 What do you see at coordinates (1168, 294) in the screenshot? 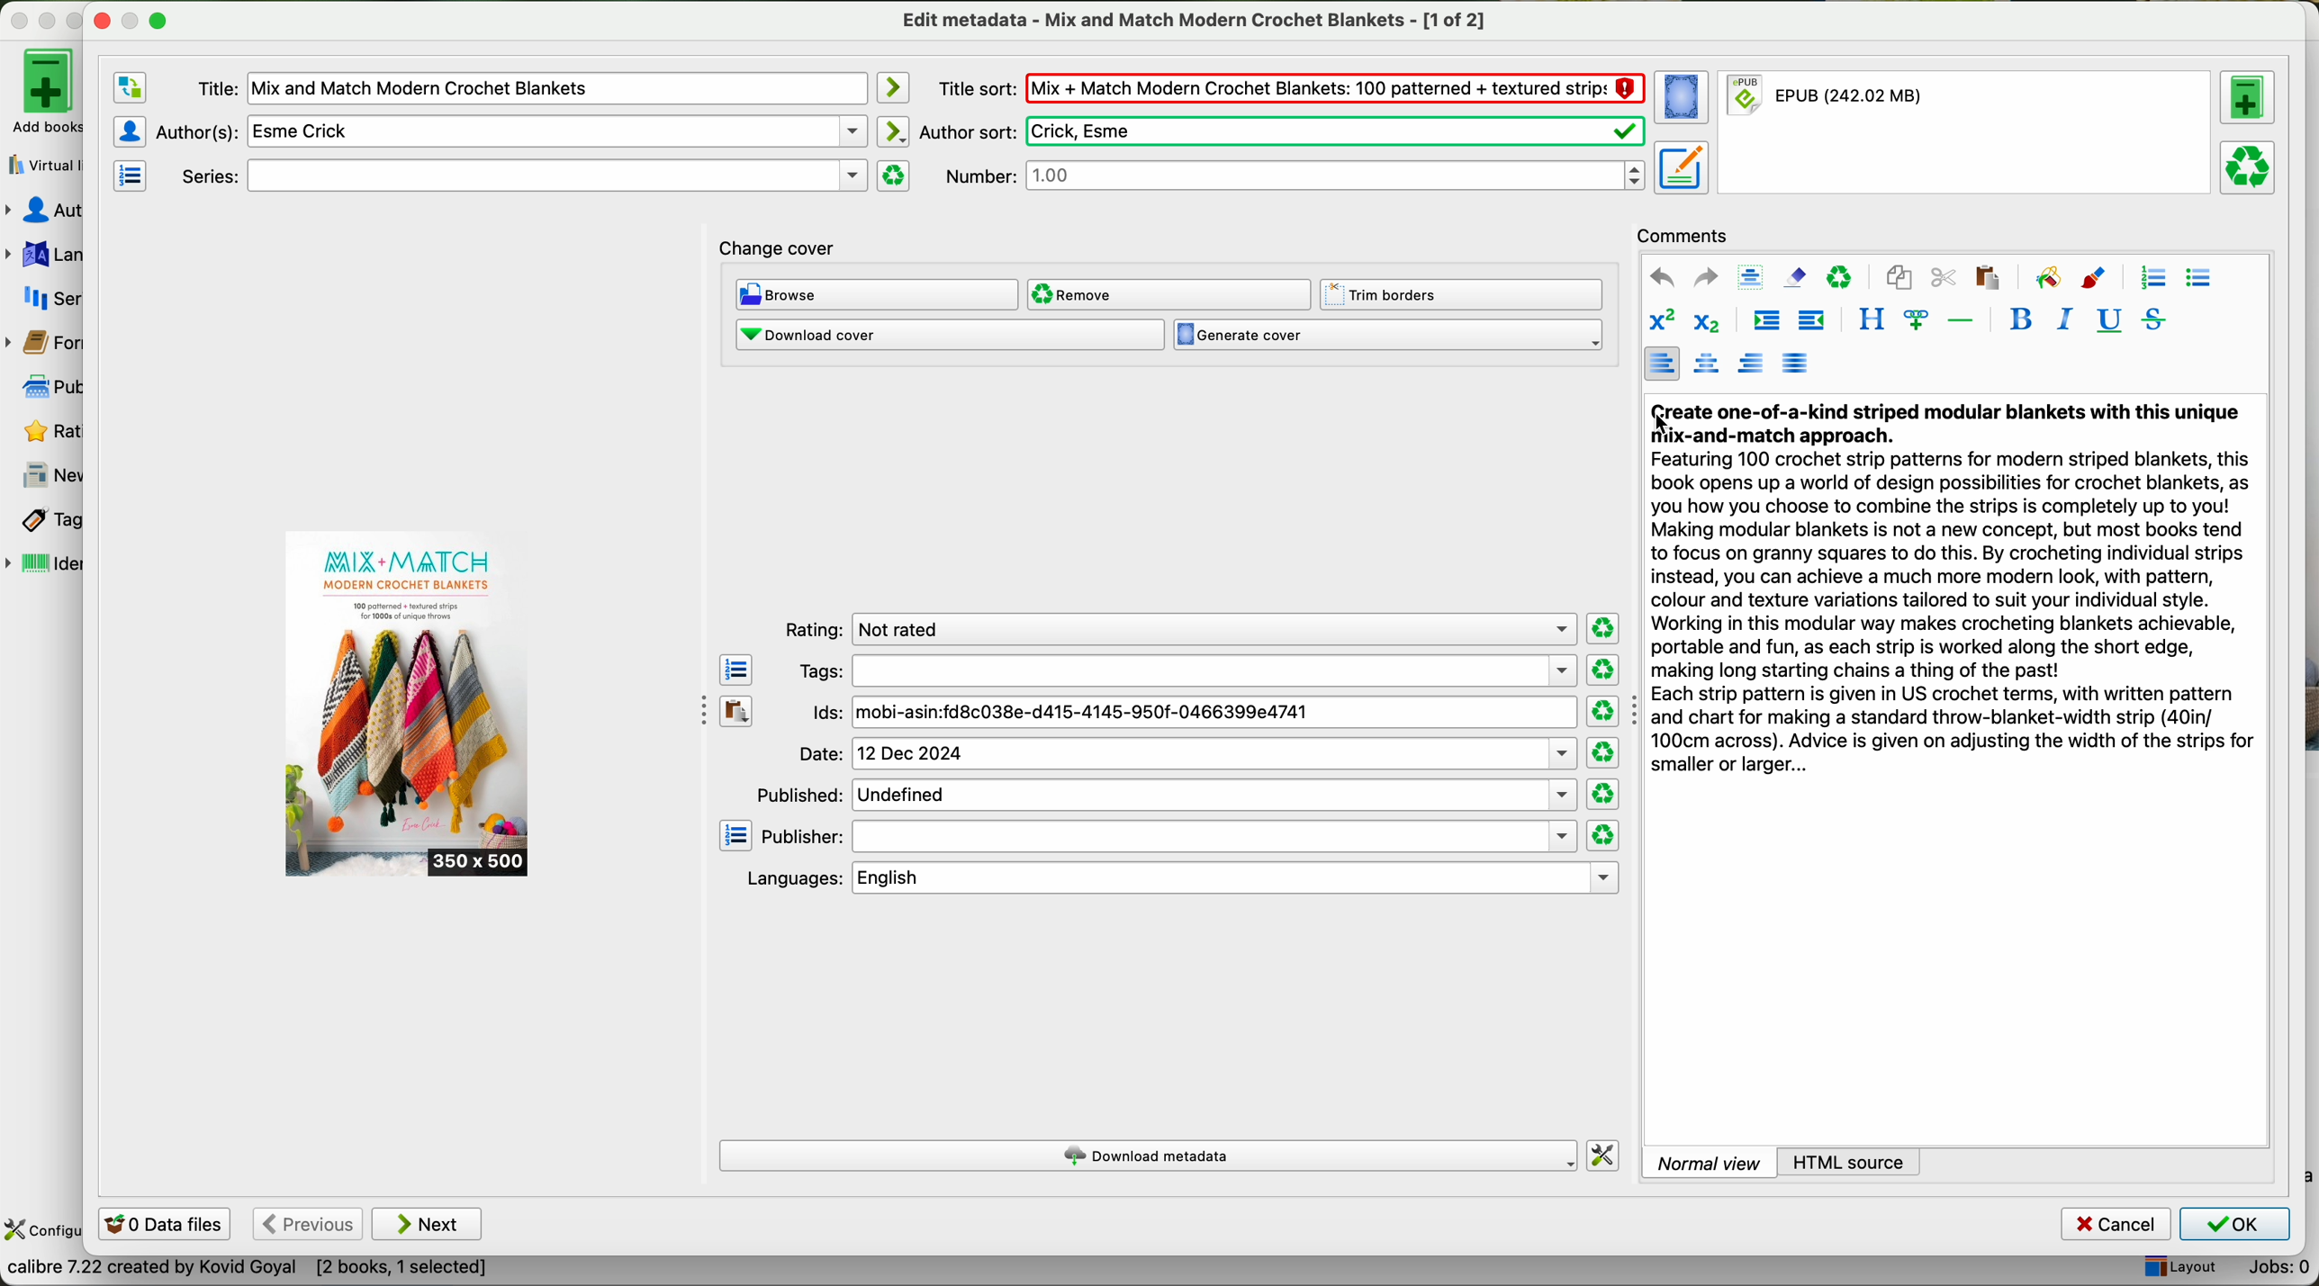
I see `remove` at bounding box center [1168, 294].